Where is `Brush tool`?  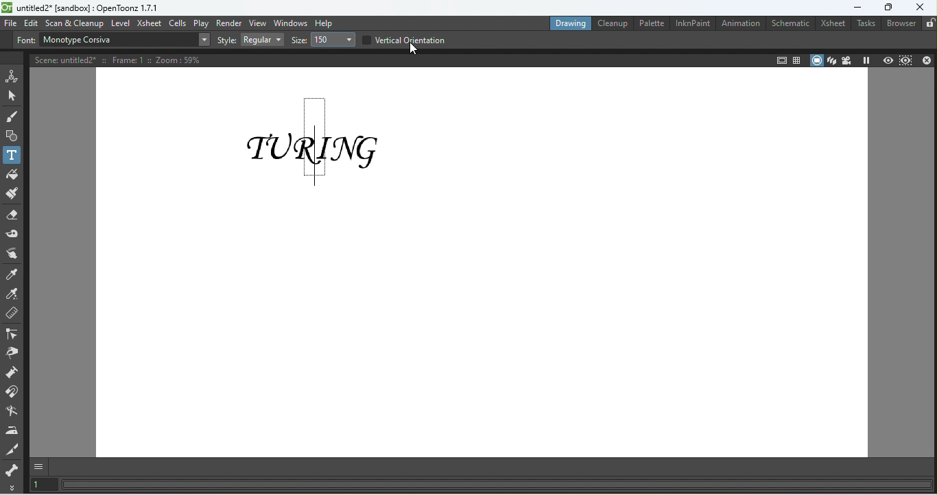 Brush tool is located at coordinates (14, 117).